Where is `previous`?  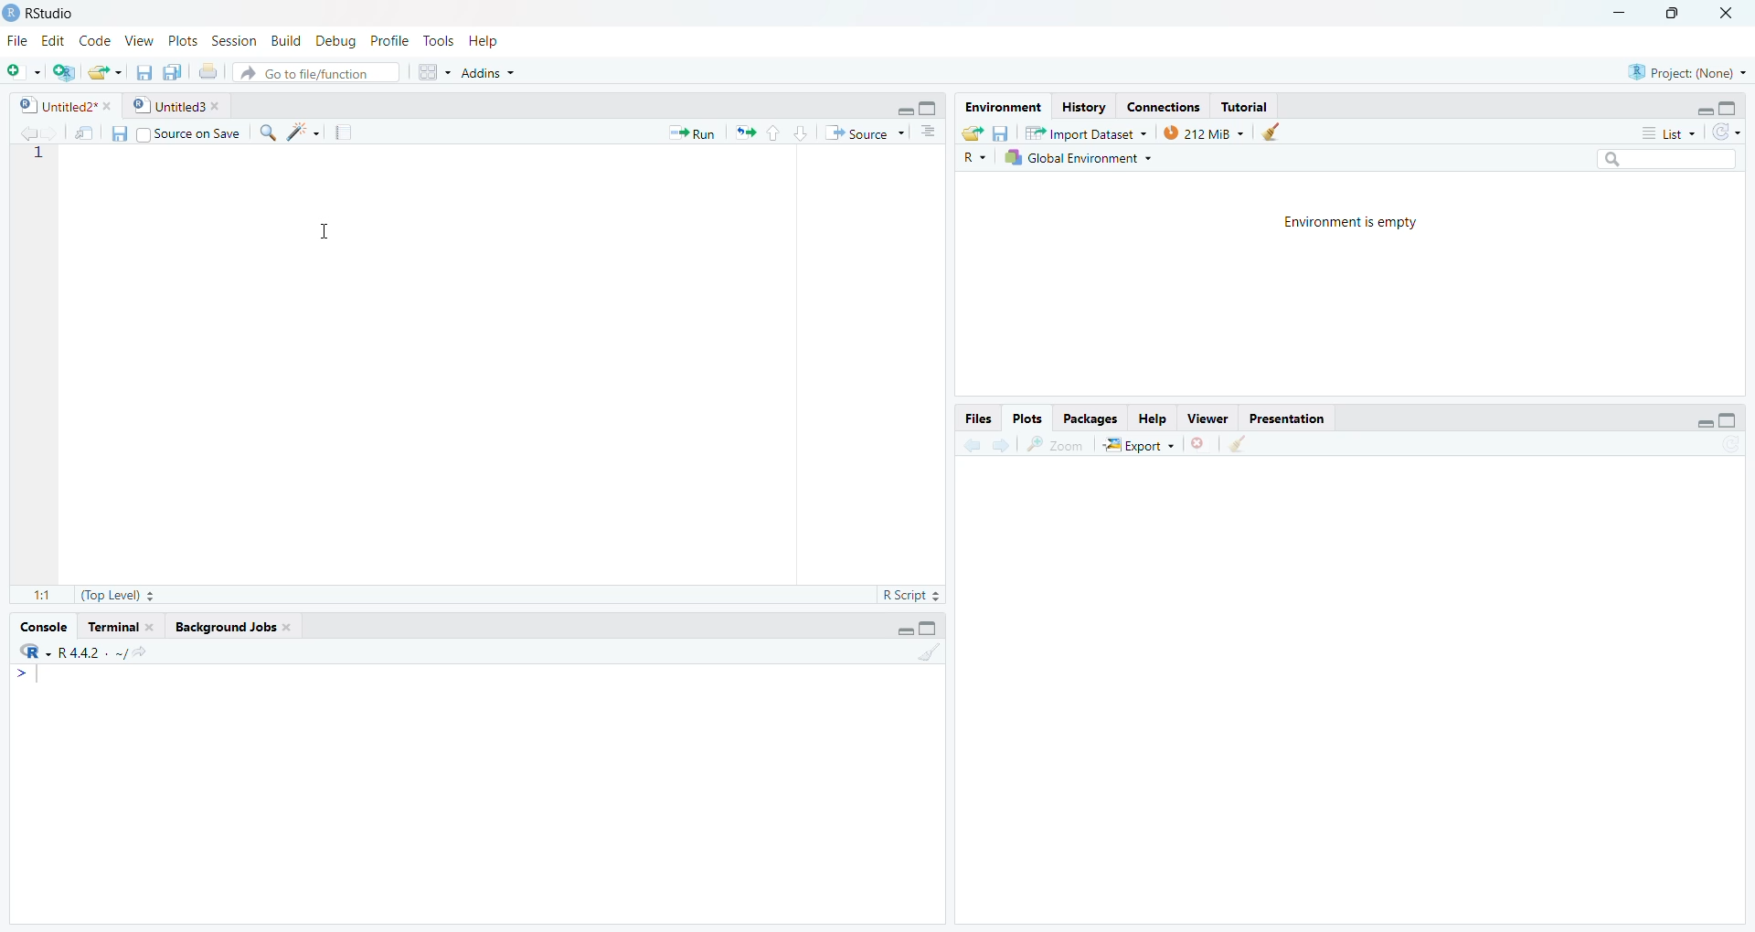 previous is located at coordinates (968, 445).